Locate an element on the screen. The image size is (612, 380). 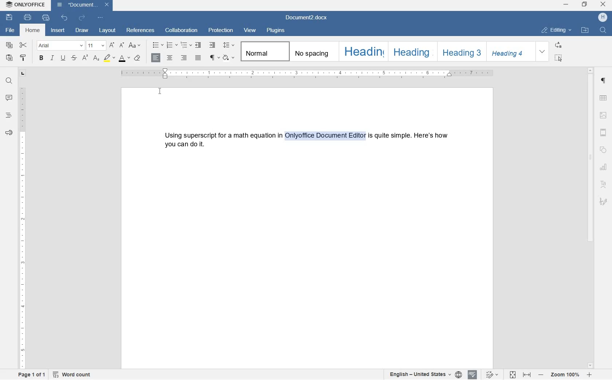
EXPAND FORMATTING STYLE is located at coordinates (543, 52).